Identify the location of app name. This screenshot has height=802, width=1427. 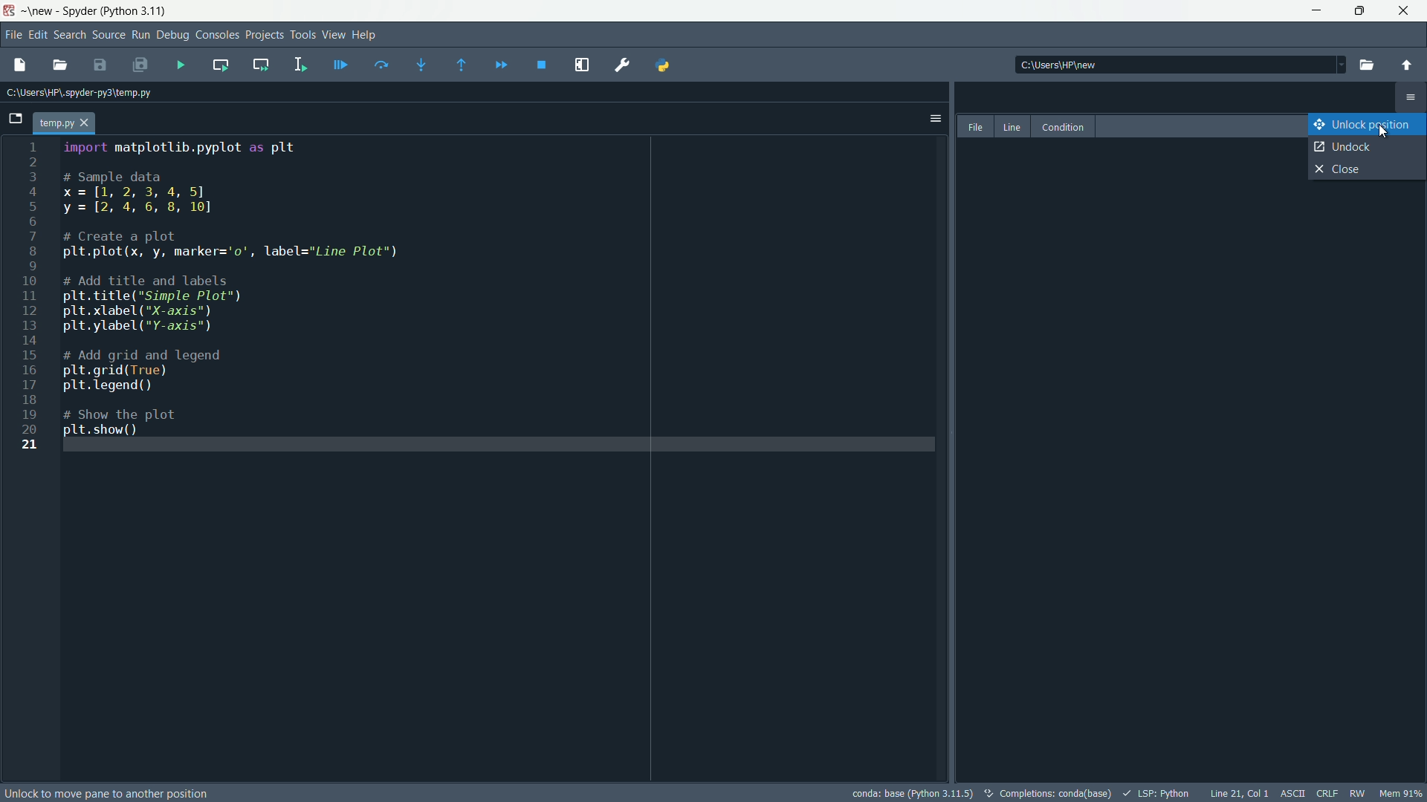
(81, 12).